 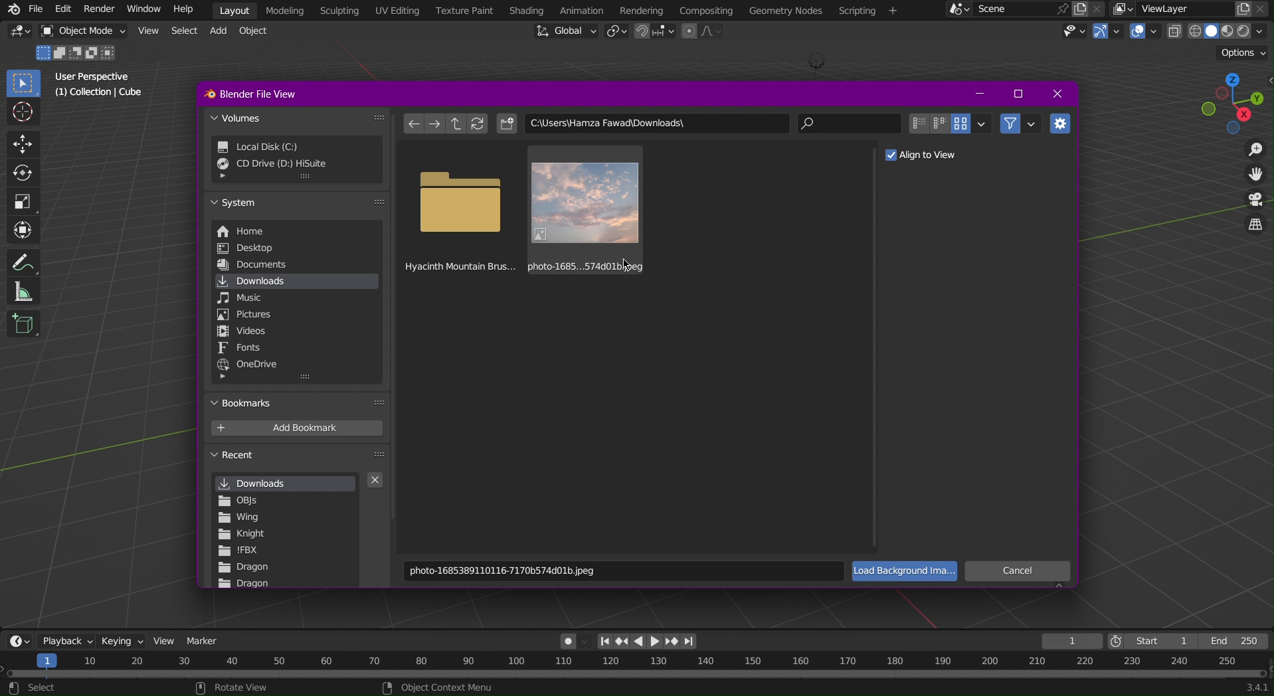 What do you see at coordinates (146, 33) in the screenshot?
I see `View` at bounding box center [146, 33].